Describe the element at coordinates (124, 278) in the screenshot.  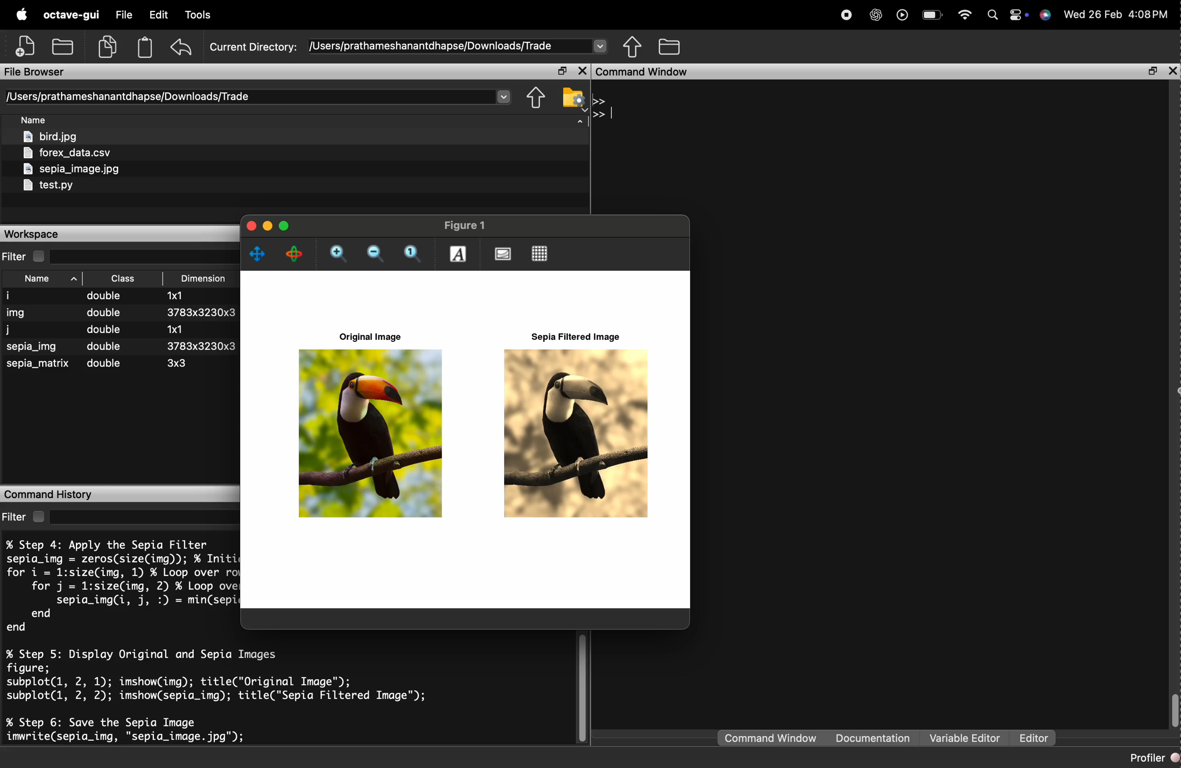
I see `Class` at that location.